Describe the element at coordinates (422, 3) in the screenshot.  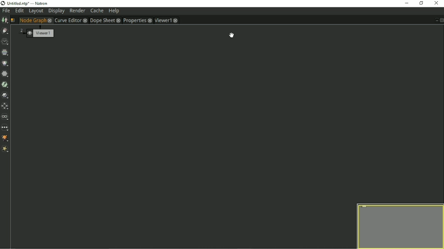
I see `Restore down` at that location.